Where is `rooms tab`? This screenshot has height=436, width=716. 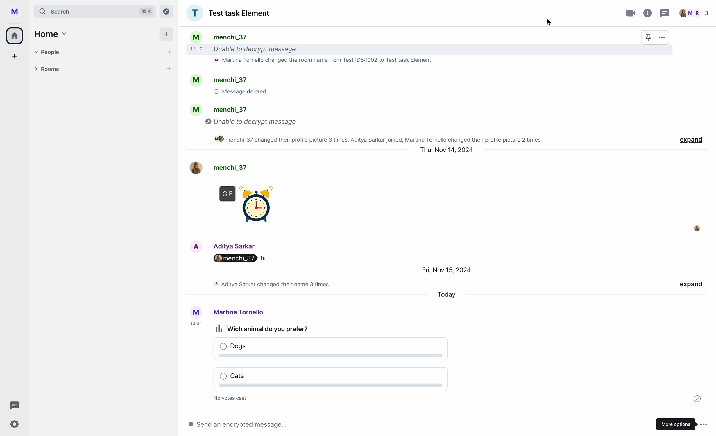
rooms tab is located at coordinates (101, 70).